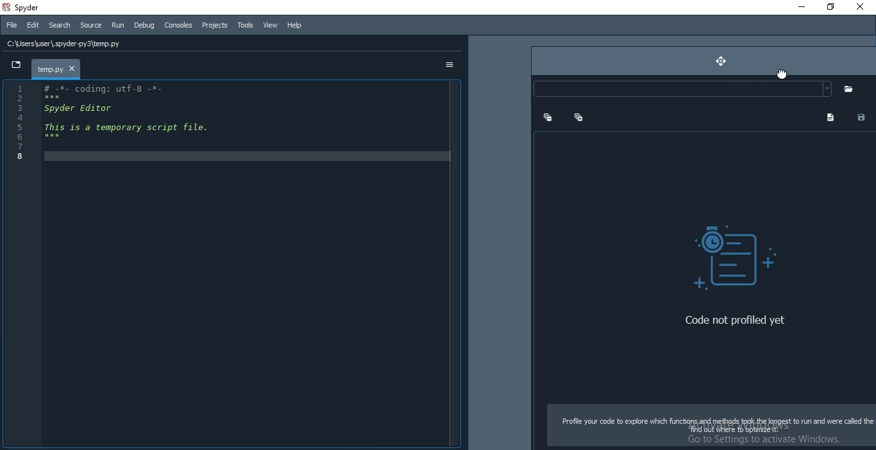  Describe the element at coordinates (703, 61) in the screenshot. I see `move button` at that location.